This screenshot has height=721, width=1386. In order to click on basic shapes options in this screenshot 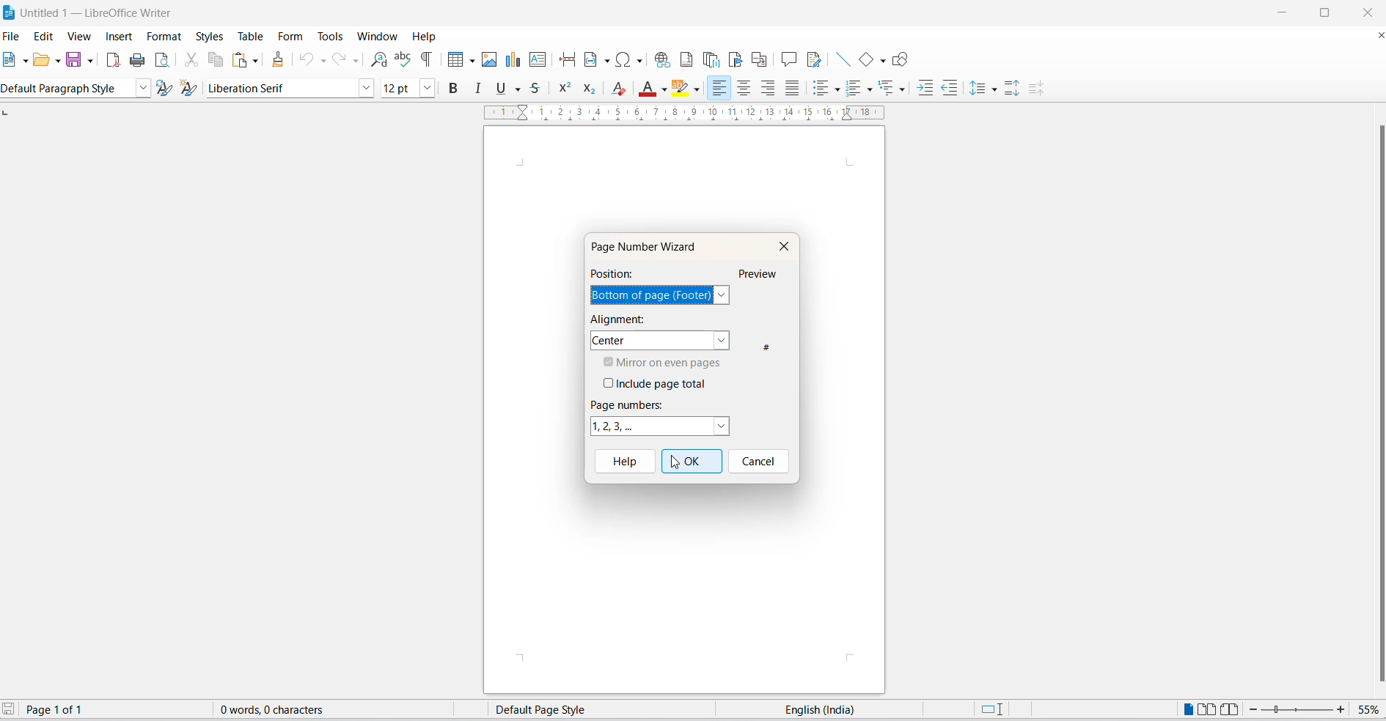, I will do `click(879, 61)`.